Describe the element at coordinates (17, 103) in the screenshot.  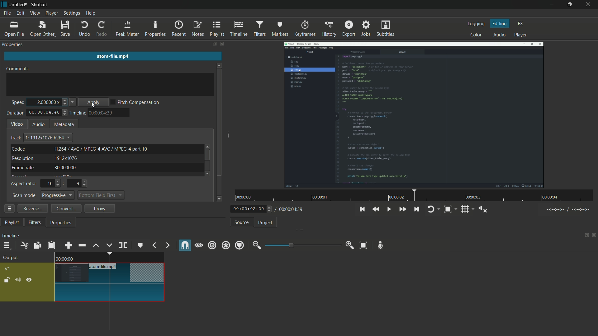
I see `speed` at that location.